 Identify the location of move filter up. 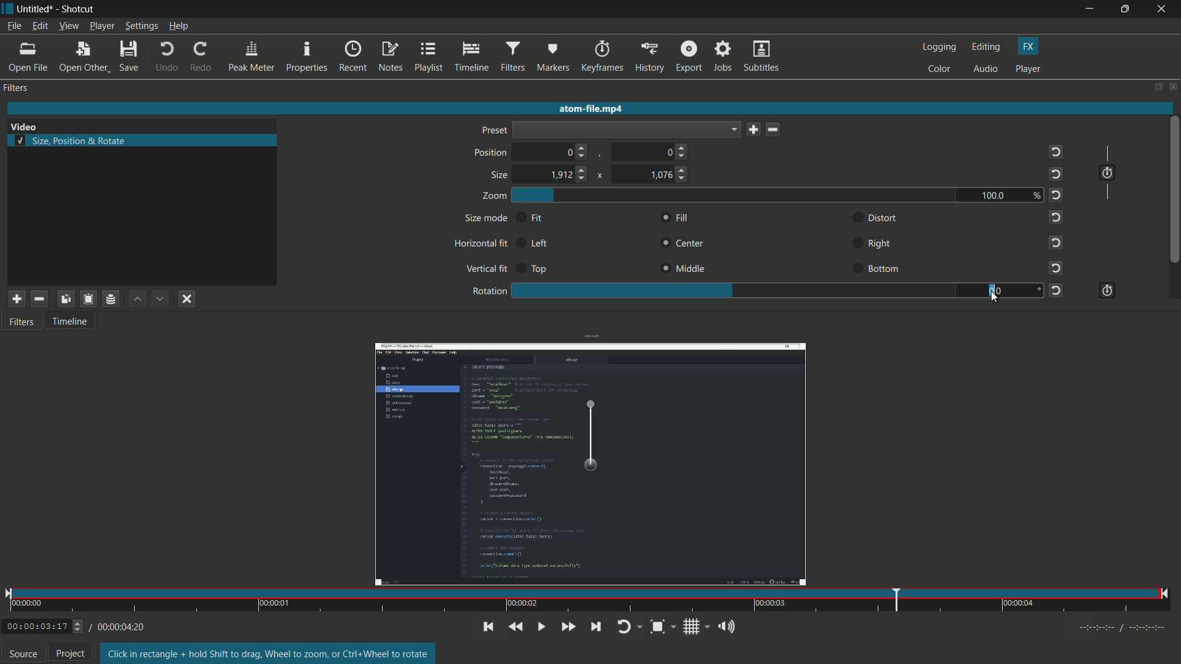
(138, 299).